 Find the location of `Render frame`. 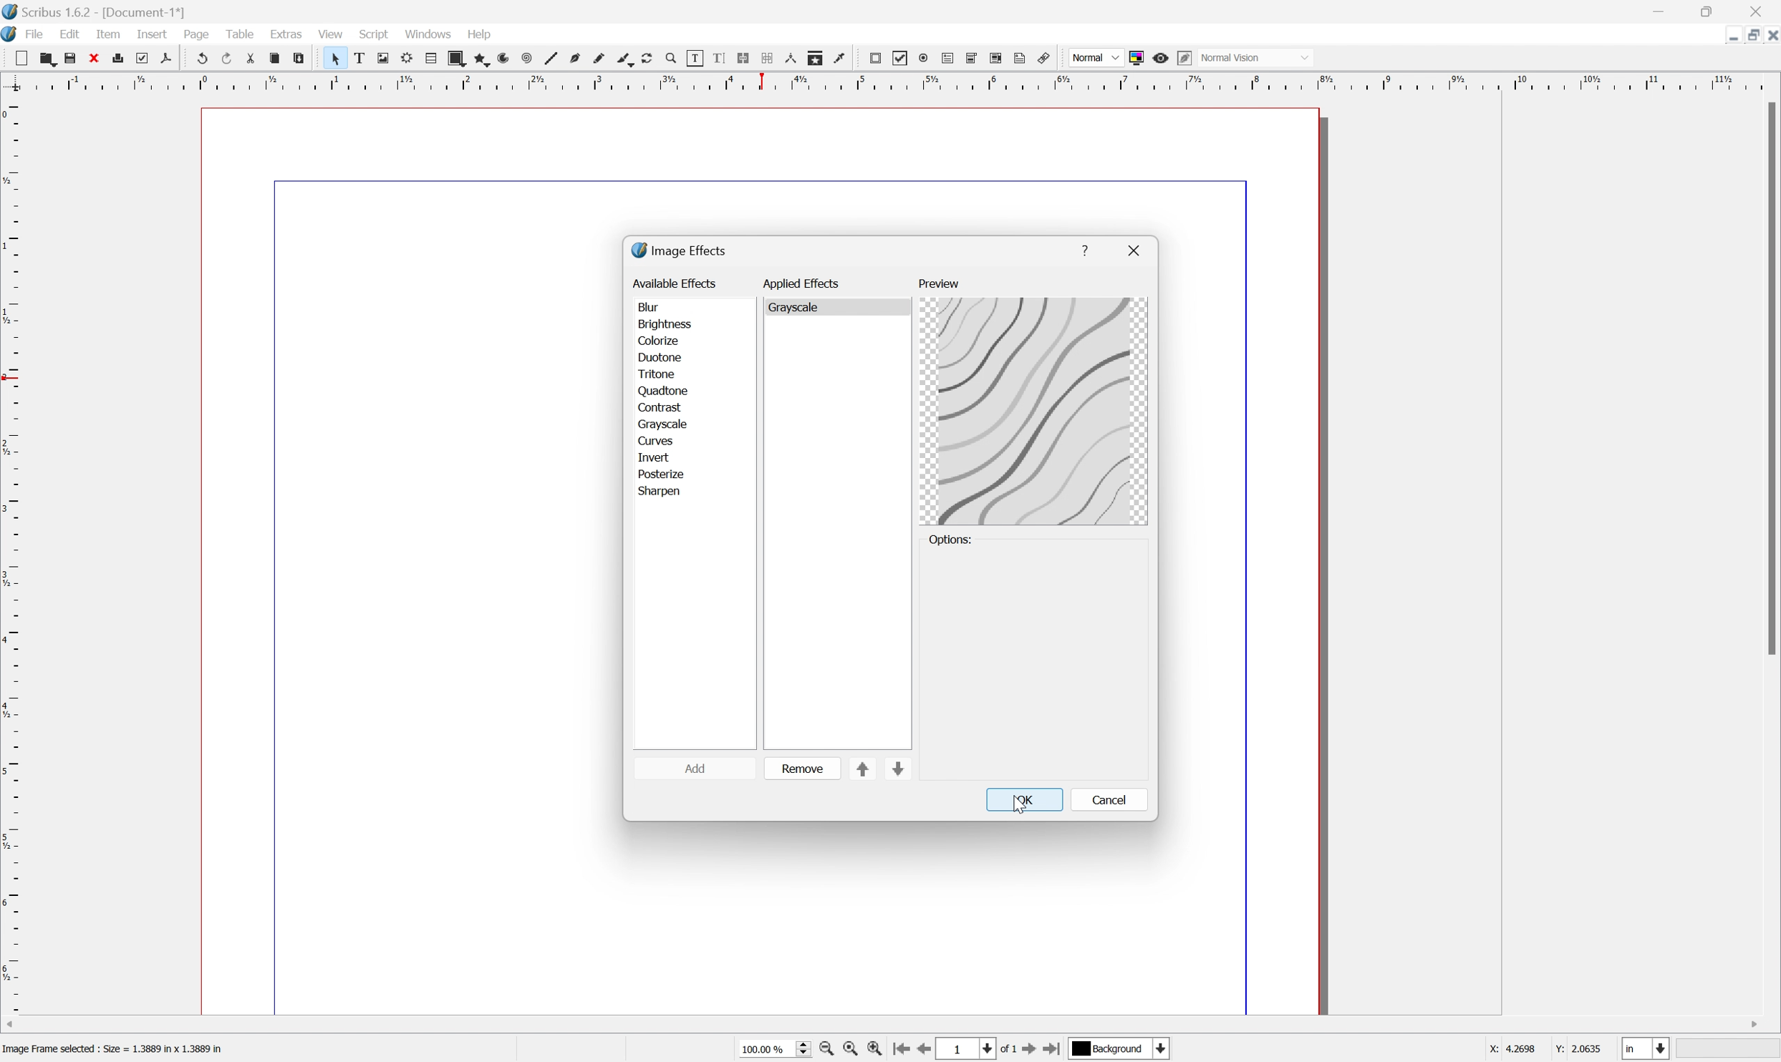

Render frame is located at coordinates (410, 59).